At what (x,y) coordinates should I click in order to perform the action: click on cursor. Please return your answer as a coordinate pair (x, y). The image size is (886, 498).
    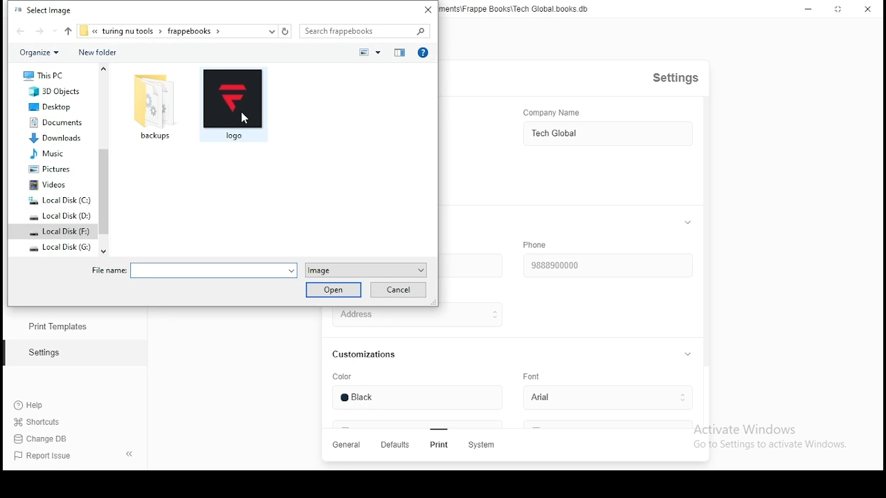
    Looking at the image, I should click on (246, 120).